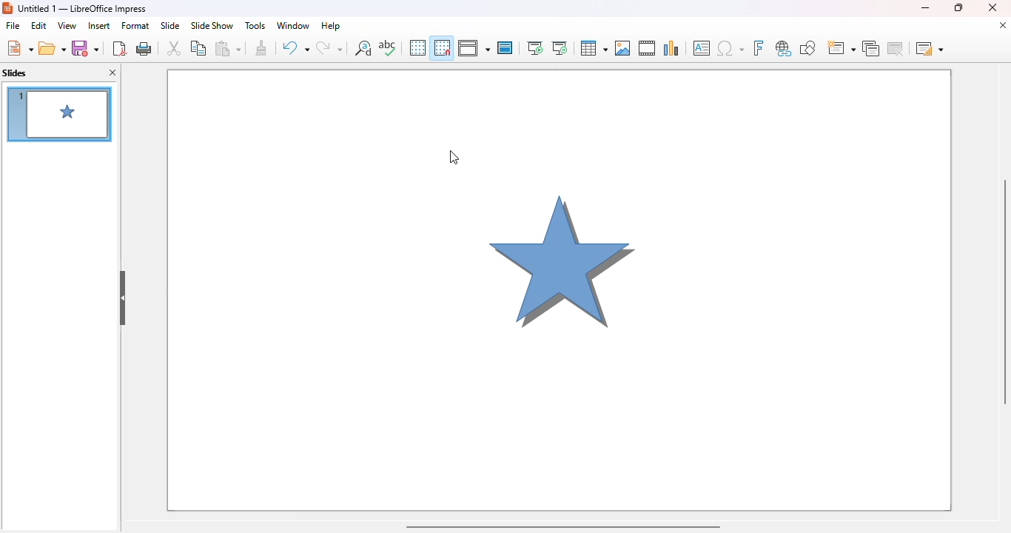  Describe the element at coordinates (82, 8) in the screenshot. I see `Untitled 1- Libreoffice impress` at that location.